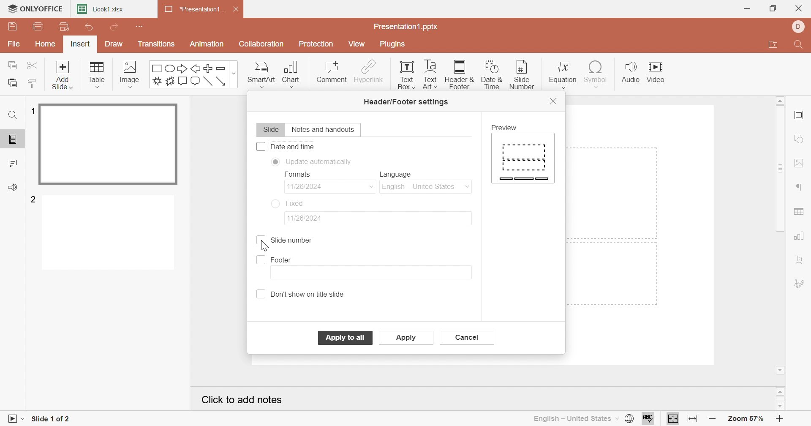 This screenshot has height=426, width=811. What do you see at coordinates (14, 164) in the screenshot?
I see `Comments` at bounding box center [14, 164].